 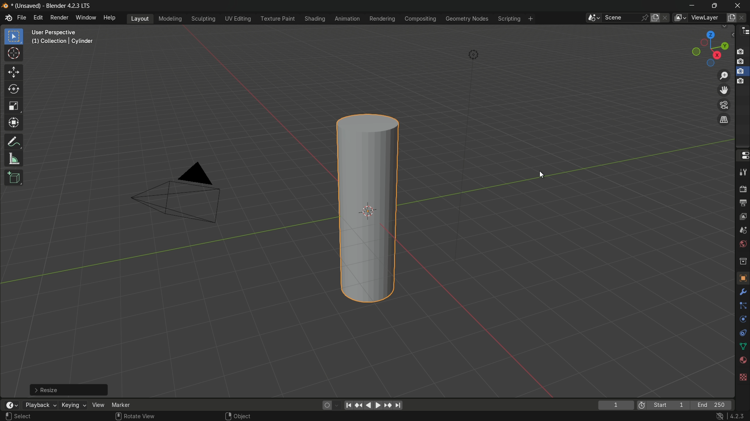 What do you see at coordinates (742, 320) in the screenshot?
I see `physics` at bounding box center [742, 320].